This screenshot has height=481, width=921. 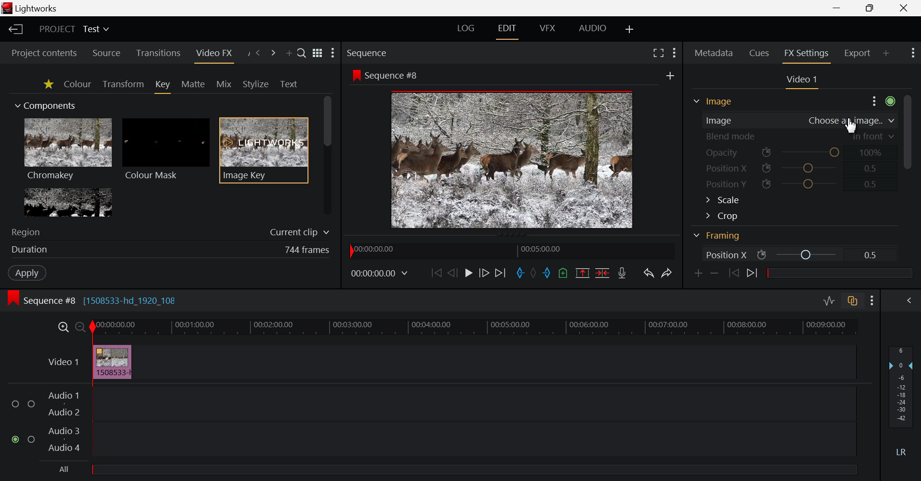 I want to click on Export, so click(x=856, y=53).